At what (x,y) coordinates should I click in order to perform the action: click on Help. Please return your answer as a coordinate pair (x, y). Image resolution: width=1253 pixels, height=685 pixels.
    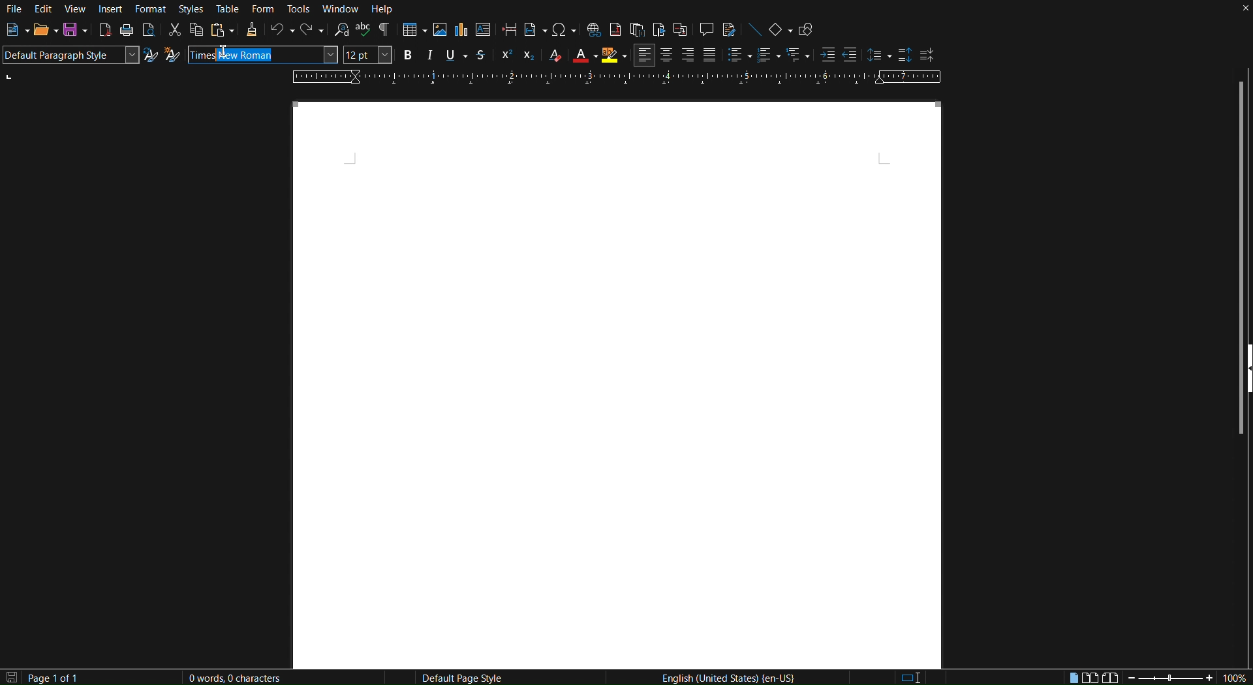
    Looking at the image, I should click on (386, 10).